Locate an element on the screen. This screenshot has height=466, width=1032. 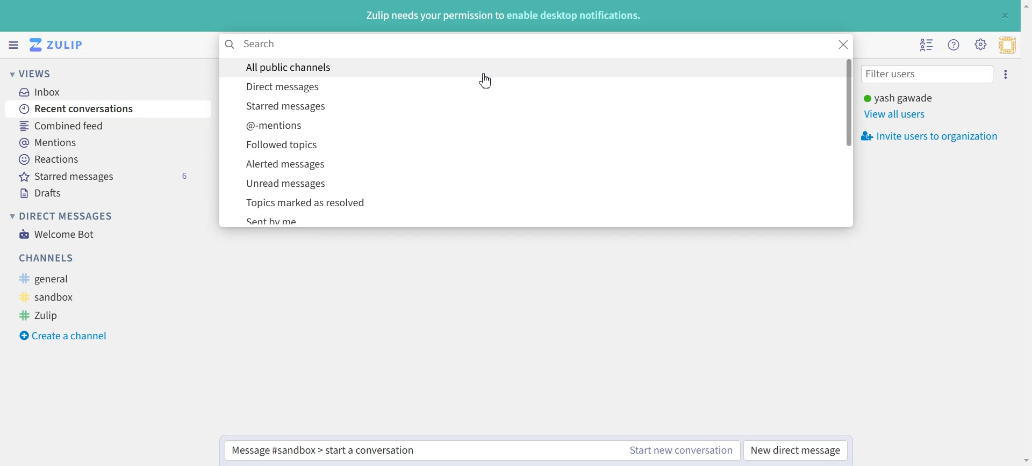
Direct Messages is located at coordinates (61, 216).